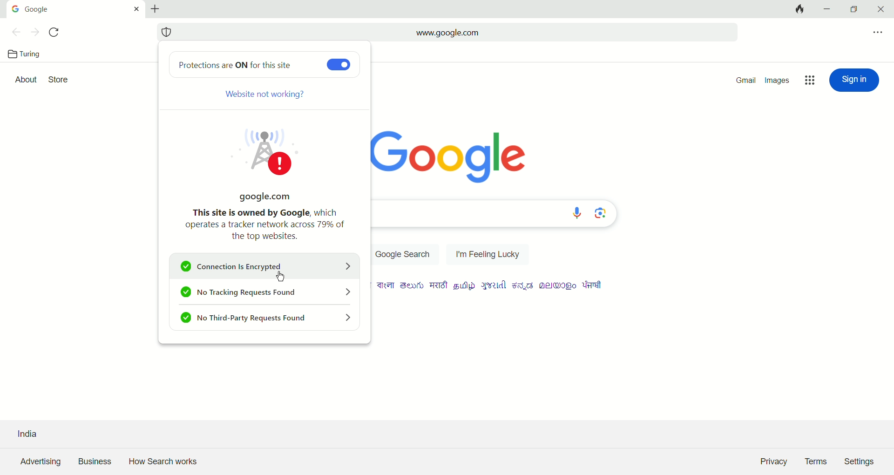 The image size is (894, 475). Describe the element at coordinates (279, 275) in the screenshot. I see `pointer cursor` at that location.